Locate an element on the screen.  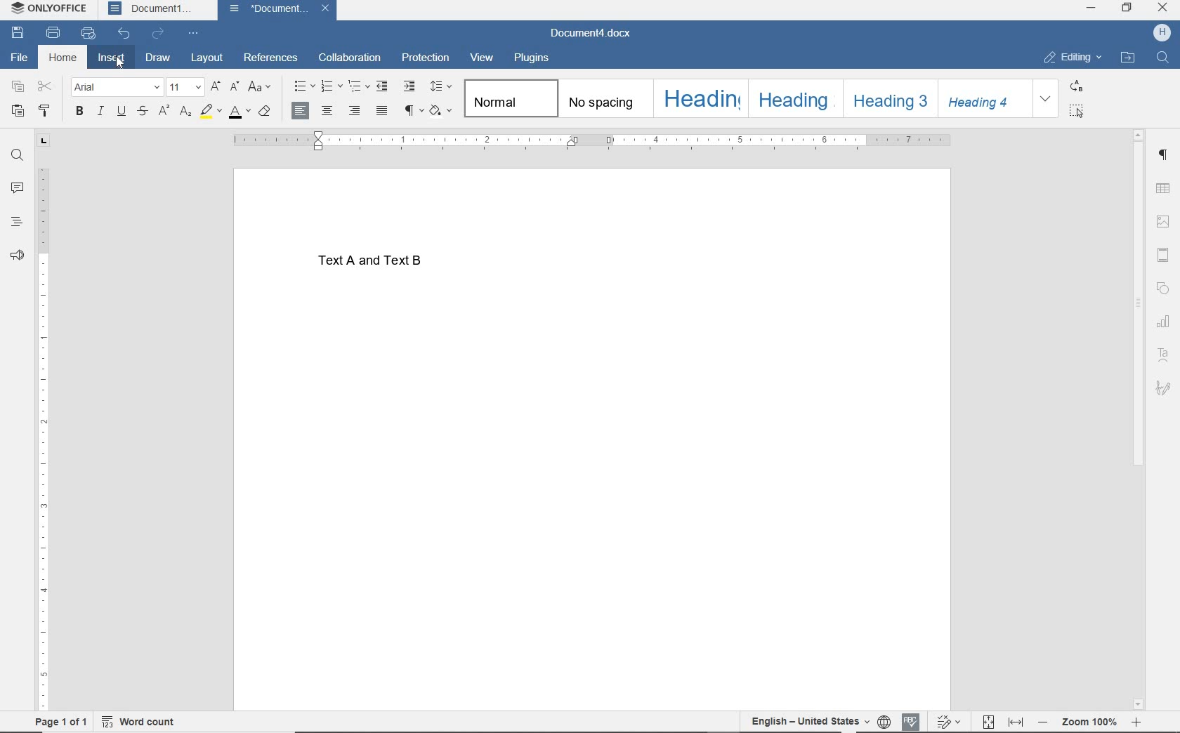
TEXT LANGUAGE is located at coordinates (808, 720).